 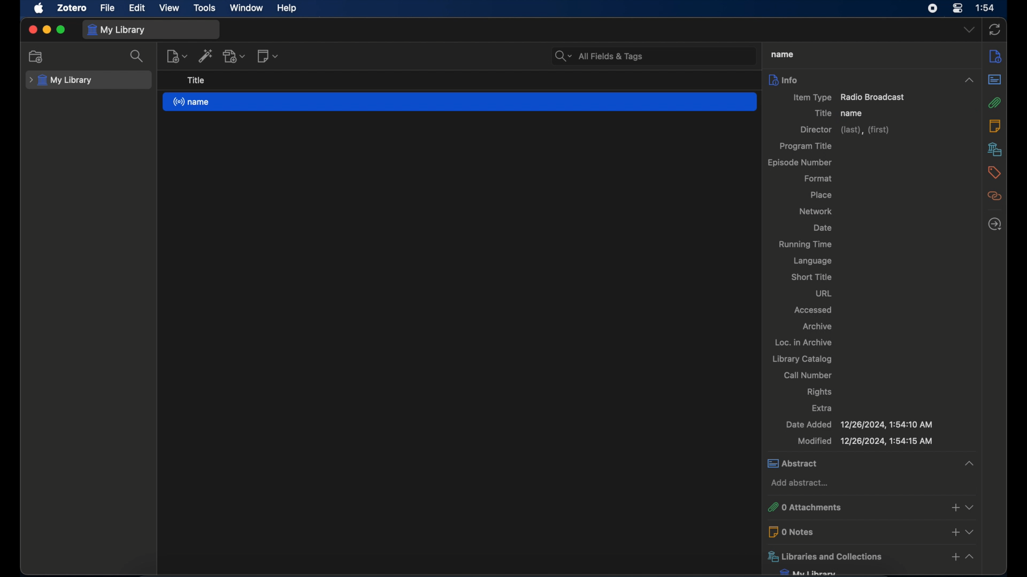 I want to click on archive, so click(x=817, y=326).